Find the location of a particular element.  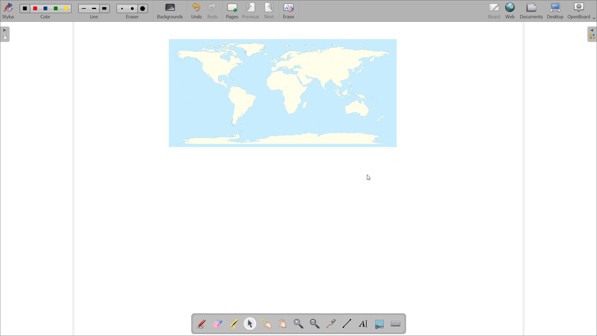

add annotations is located at coordinates (202, 324).